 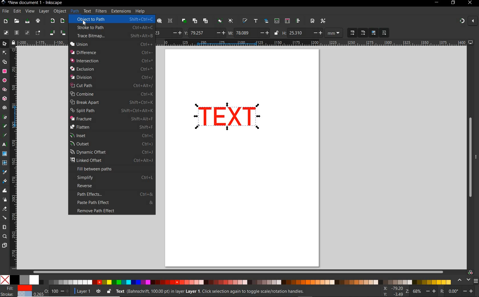 I want to click on TOGGLE SELECTIONBOX, so click(x=38, y=33).